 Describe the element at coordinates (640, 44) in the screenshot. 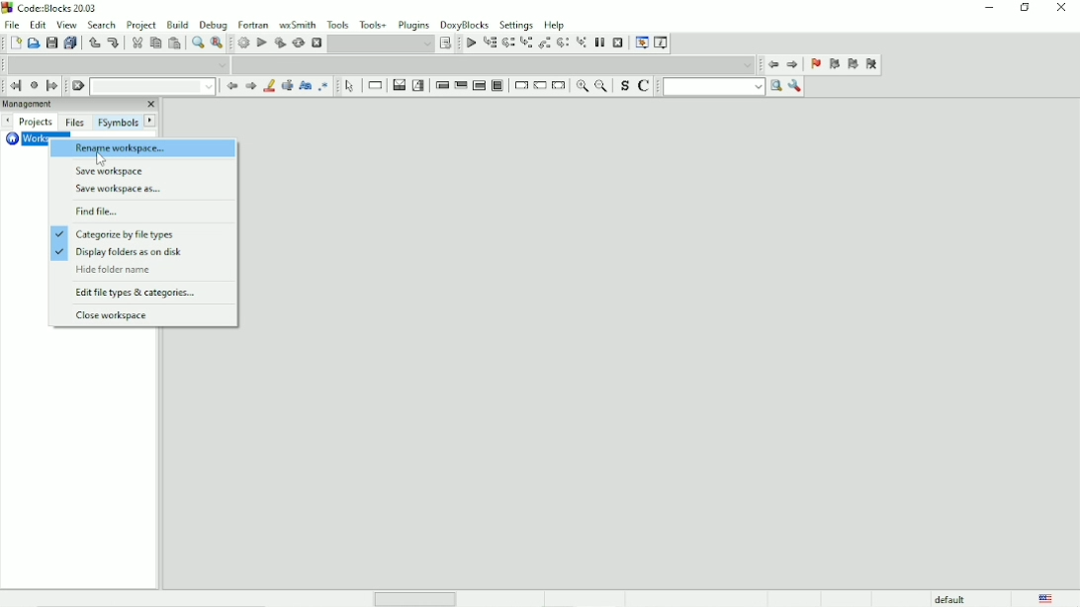

I see `Debugging windows` at that location.